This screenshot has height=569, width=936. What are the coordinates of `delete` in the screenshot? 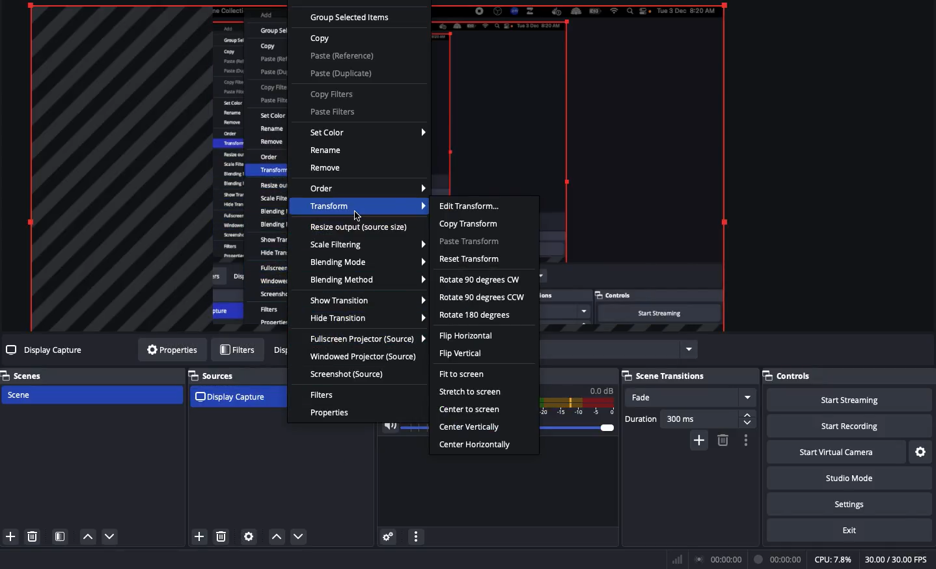 It's located at (221, 535).